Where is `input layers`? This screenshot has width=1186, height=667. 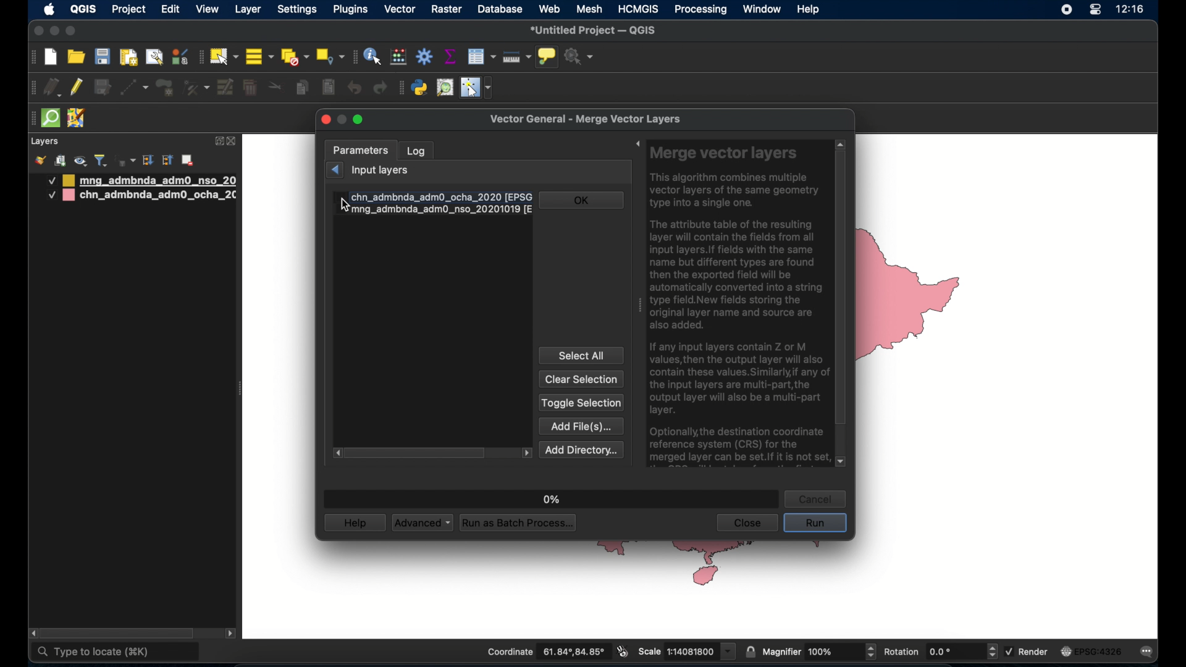
input layers is located at coordinates (382, 171).